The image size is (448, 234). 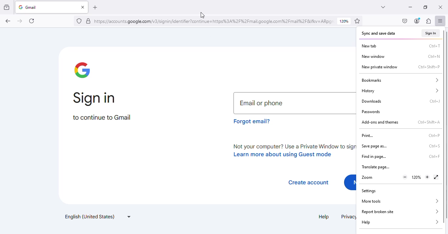 I want to click on email or phone, so click(x=295, y=103).